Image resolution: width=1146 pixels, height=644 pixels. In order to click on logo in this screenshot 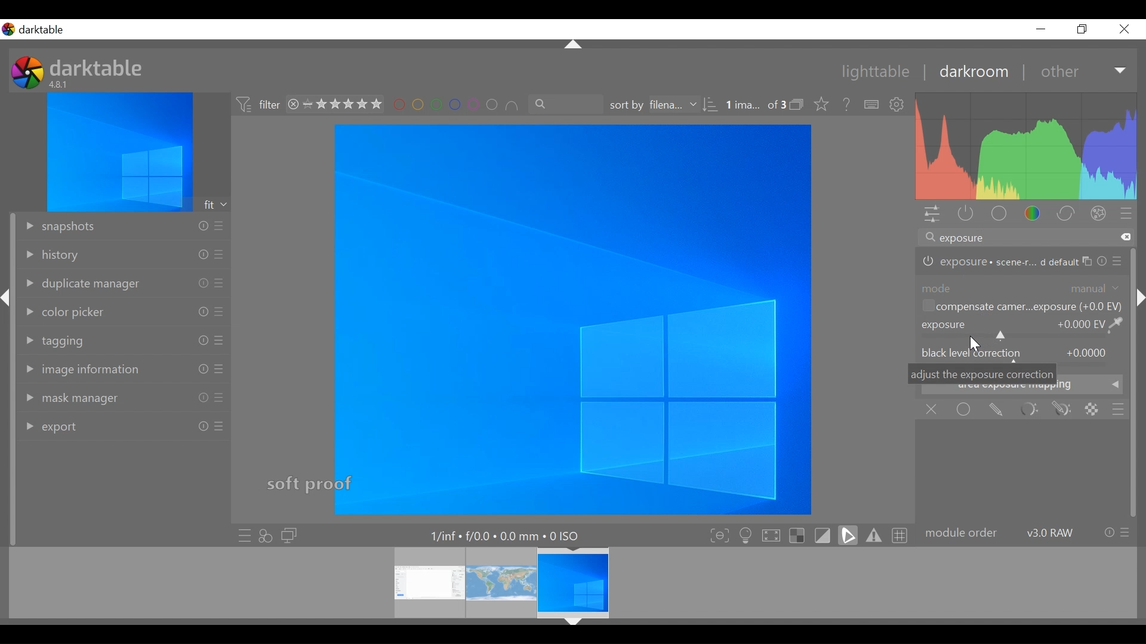, I will do `click(8, 29)`.